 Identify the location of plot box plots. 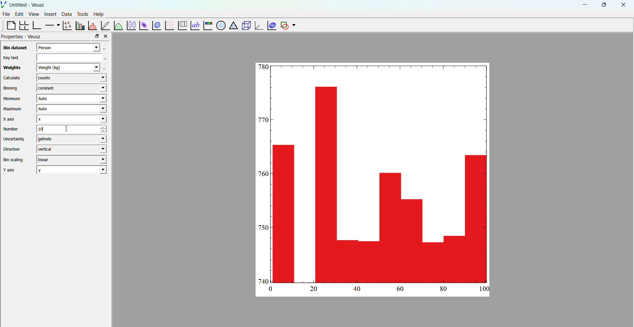
(131, 25).